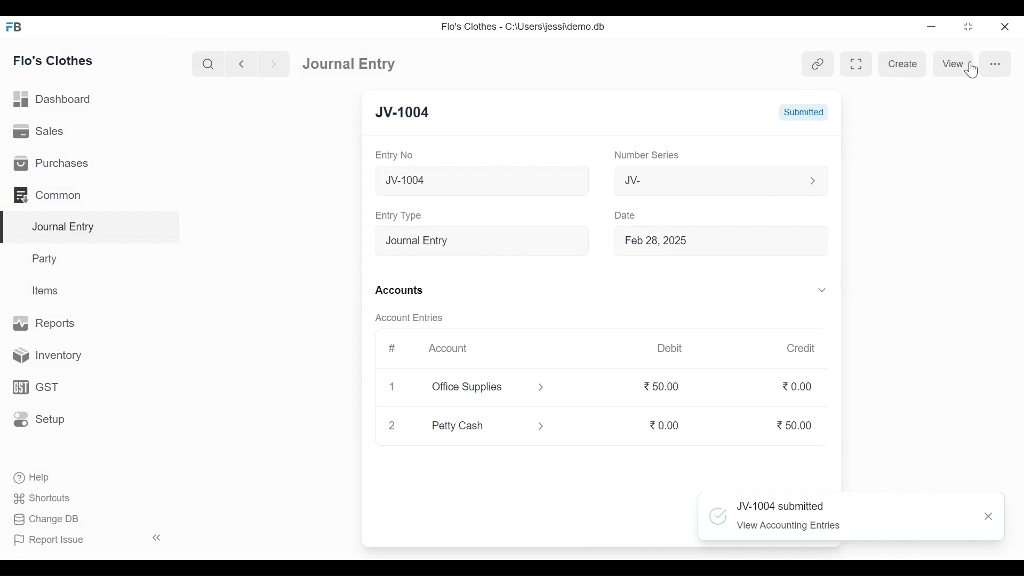 The width and height of the screenshot is (1024, 576). What do you see at coordinates (46, 258) in the screenshot?
I see `Party` at bounding box center [46, 258].